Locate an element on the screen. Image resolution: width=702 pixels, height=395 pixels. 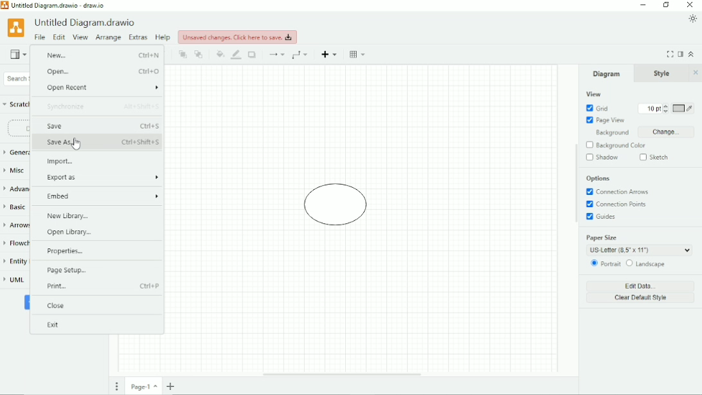
Vertical Scroll Bar is located at coordinates (575, 221).